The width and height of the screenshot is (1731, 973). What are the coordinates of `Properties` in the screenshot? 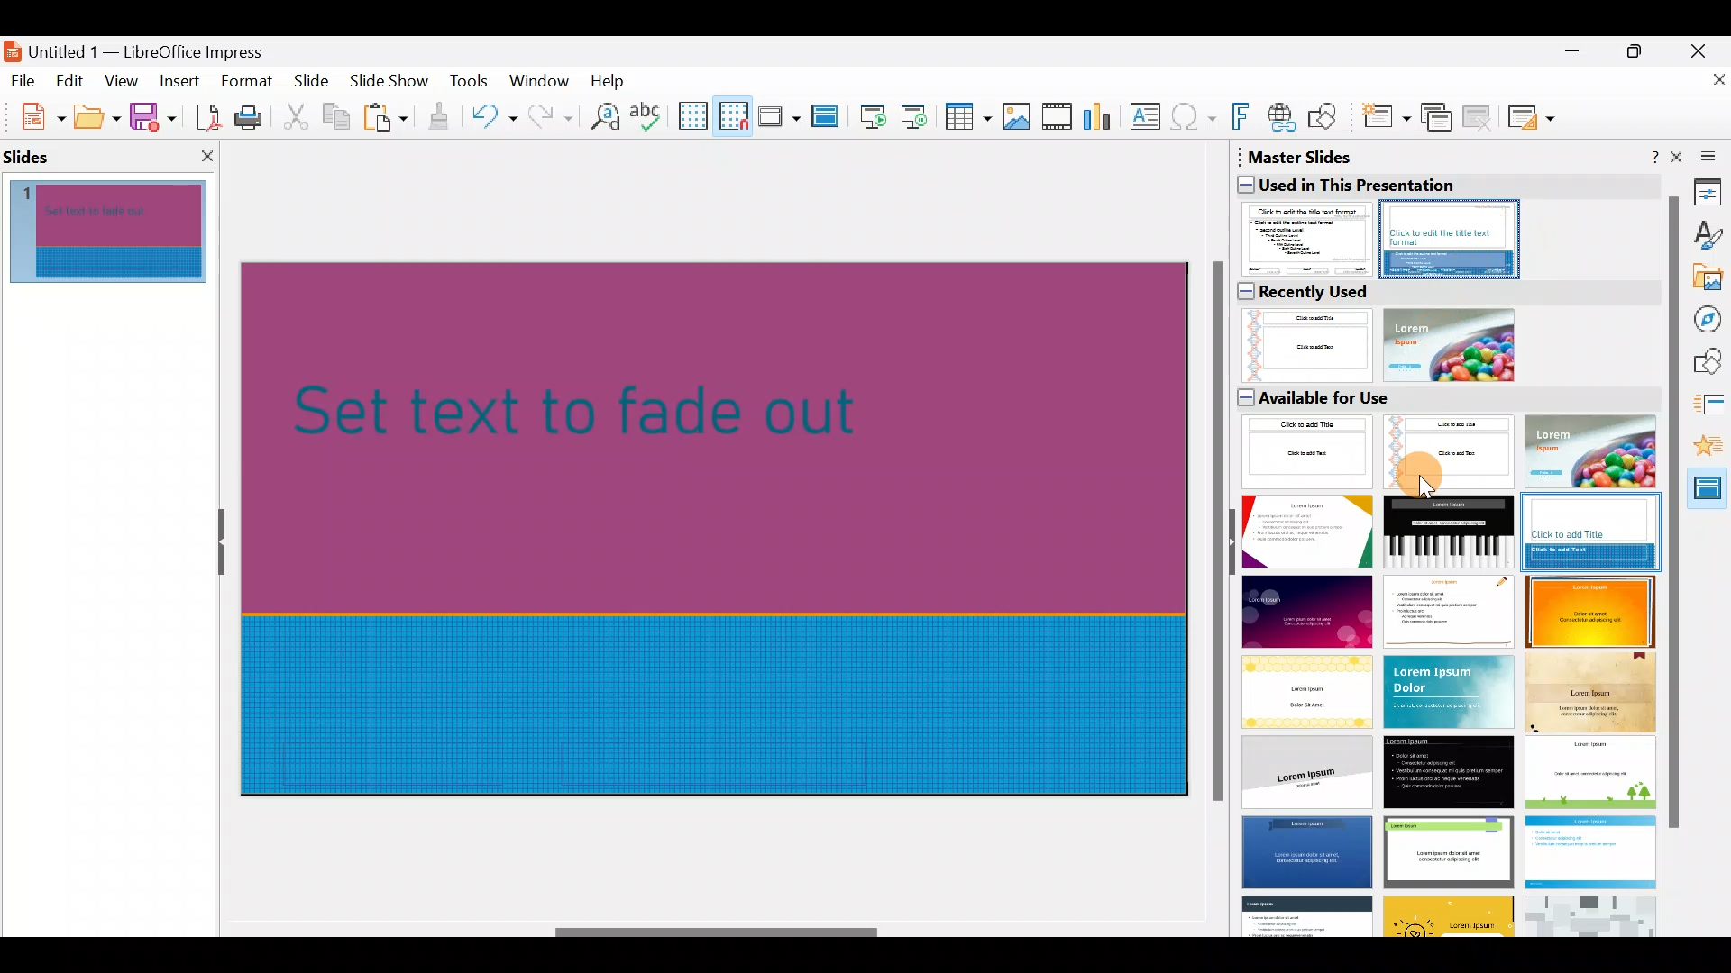 It's located at (1708, 191).